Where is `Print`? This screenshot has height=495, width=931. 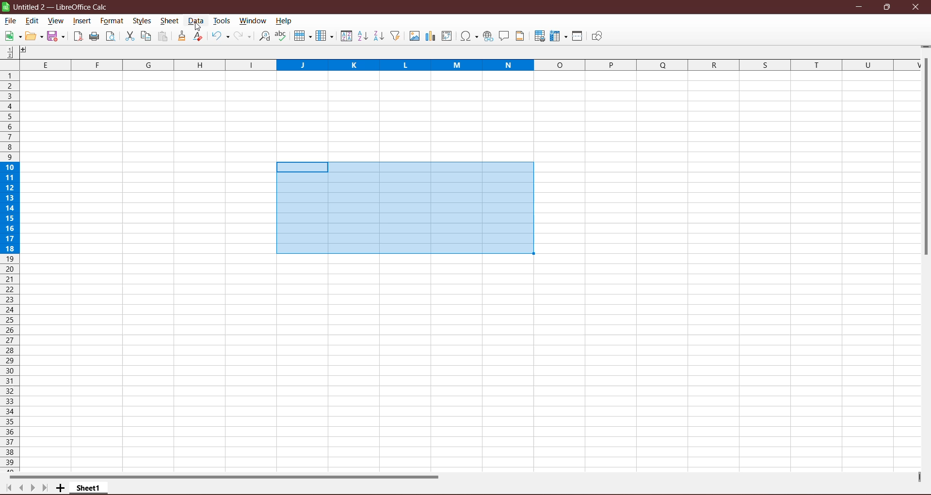 Print is located at coordinates (94, 37).